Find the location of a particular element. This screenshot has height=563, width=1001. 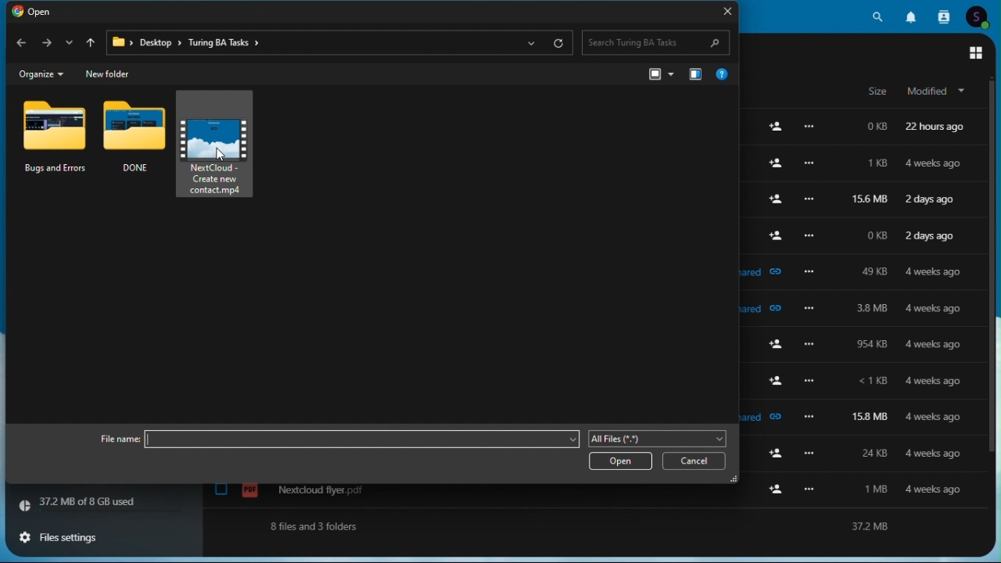

24 kb is located at coordinates (870, 453).